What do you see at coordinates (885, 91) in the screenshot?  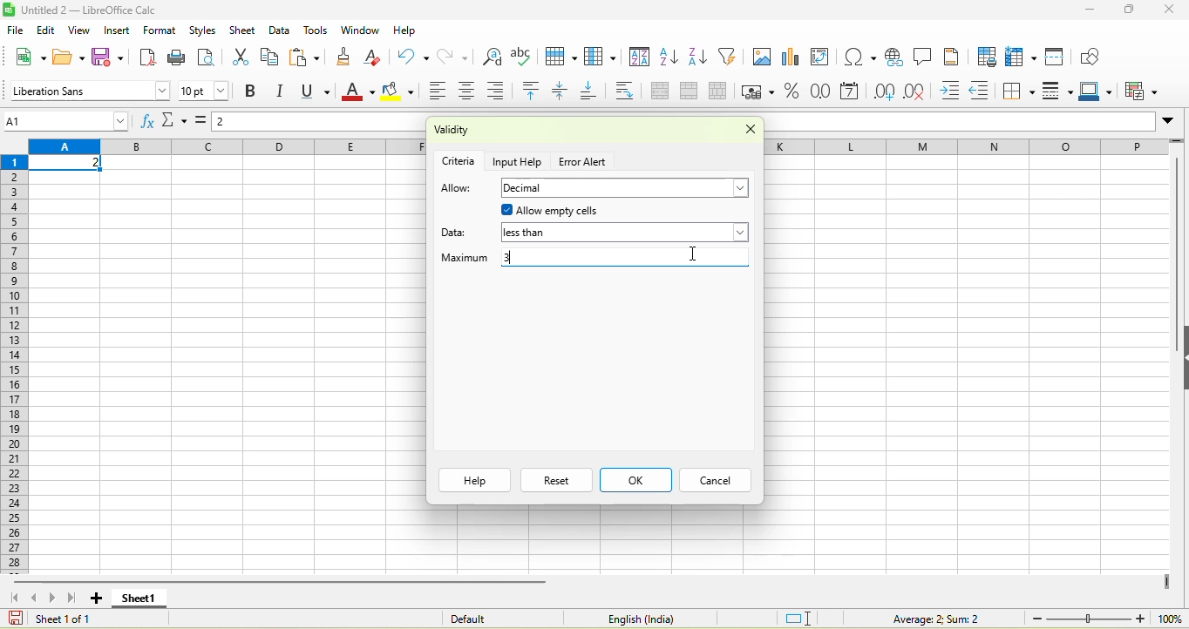 I see `add decimal` at bounding box center [885, 91].